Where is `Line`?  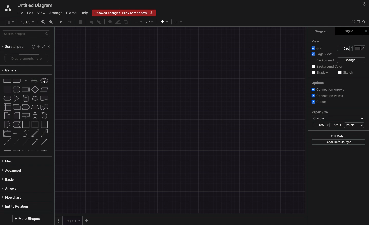 Line is located at coordinates (26, 142).